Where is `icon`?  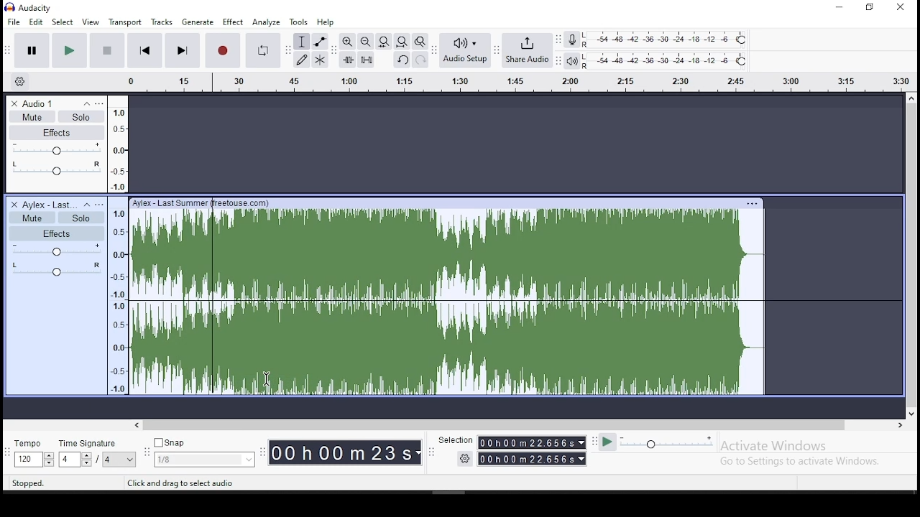
icon is located at coordinates (39, 7).